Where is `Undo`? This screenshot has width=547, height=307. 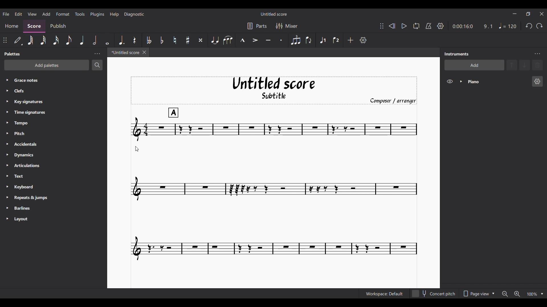 Undo is located at coordinates (529, 26).